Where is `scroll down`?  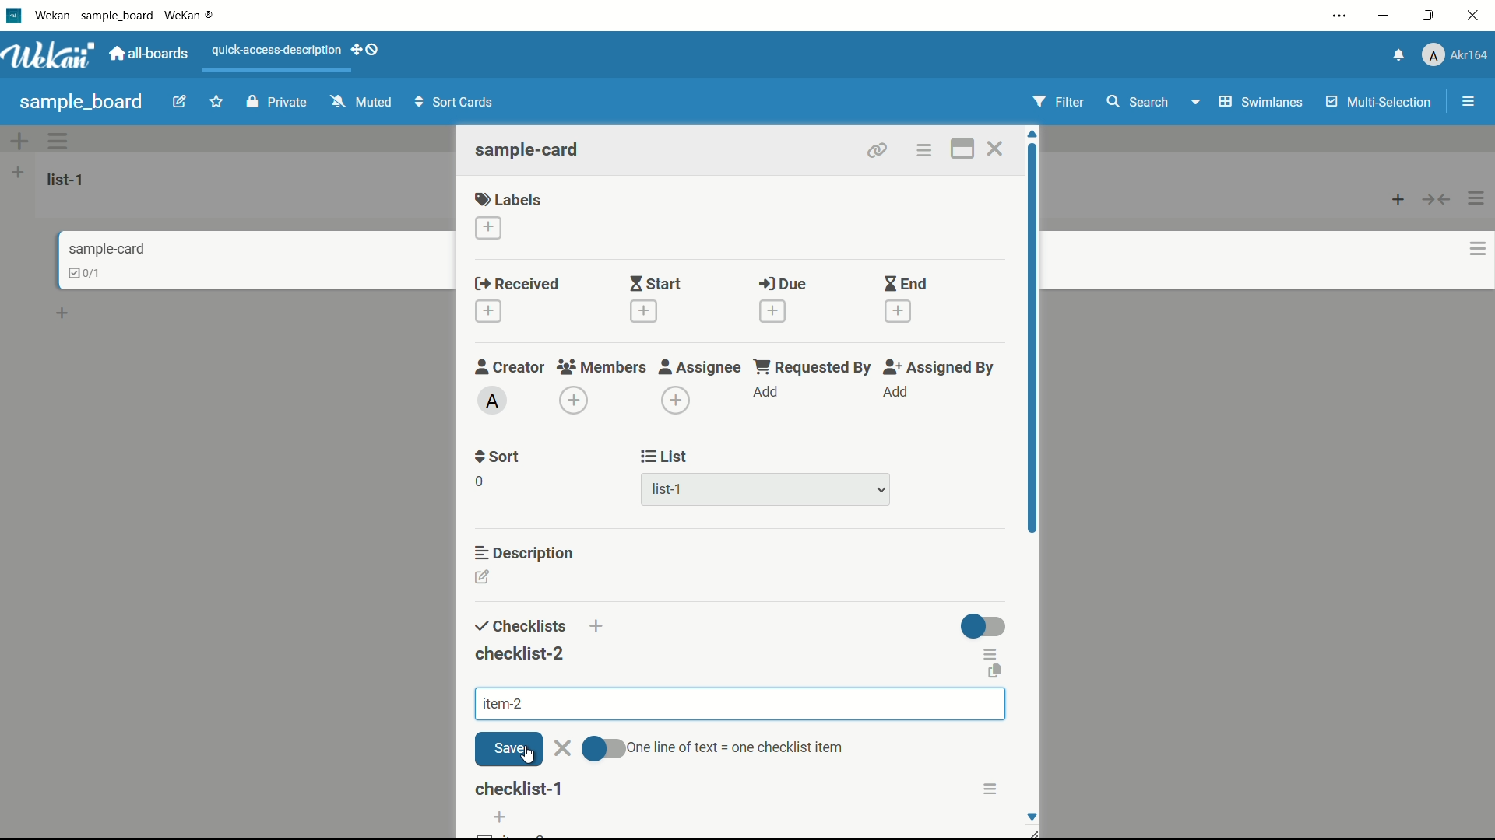 scroll down is located at coordinates (1031, 816).